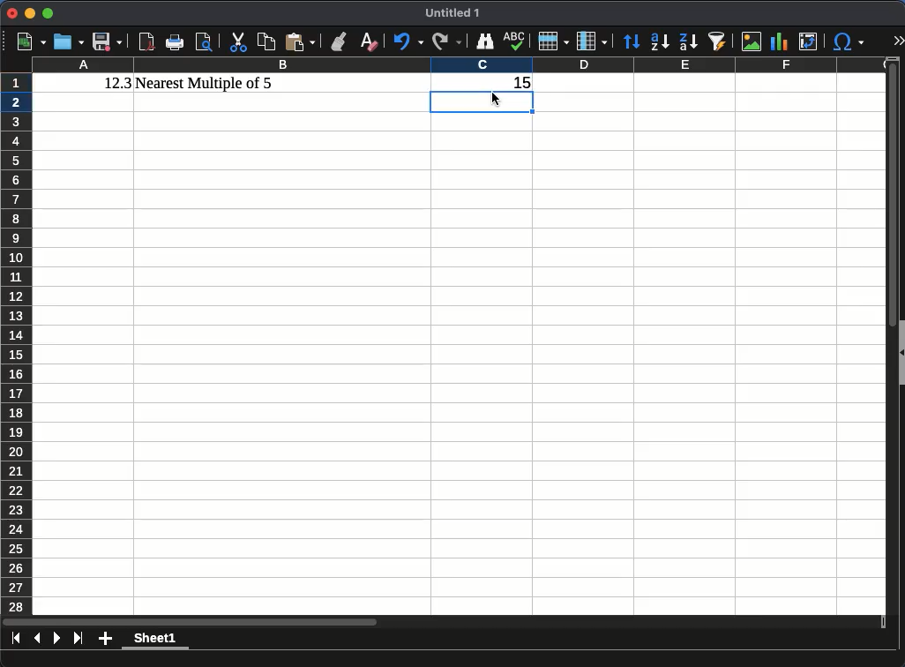 The width and height of the screenshot is (905, 667). I want to click on column, so click(590, 41).